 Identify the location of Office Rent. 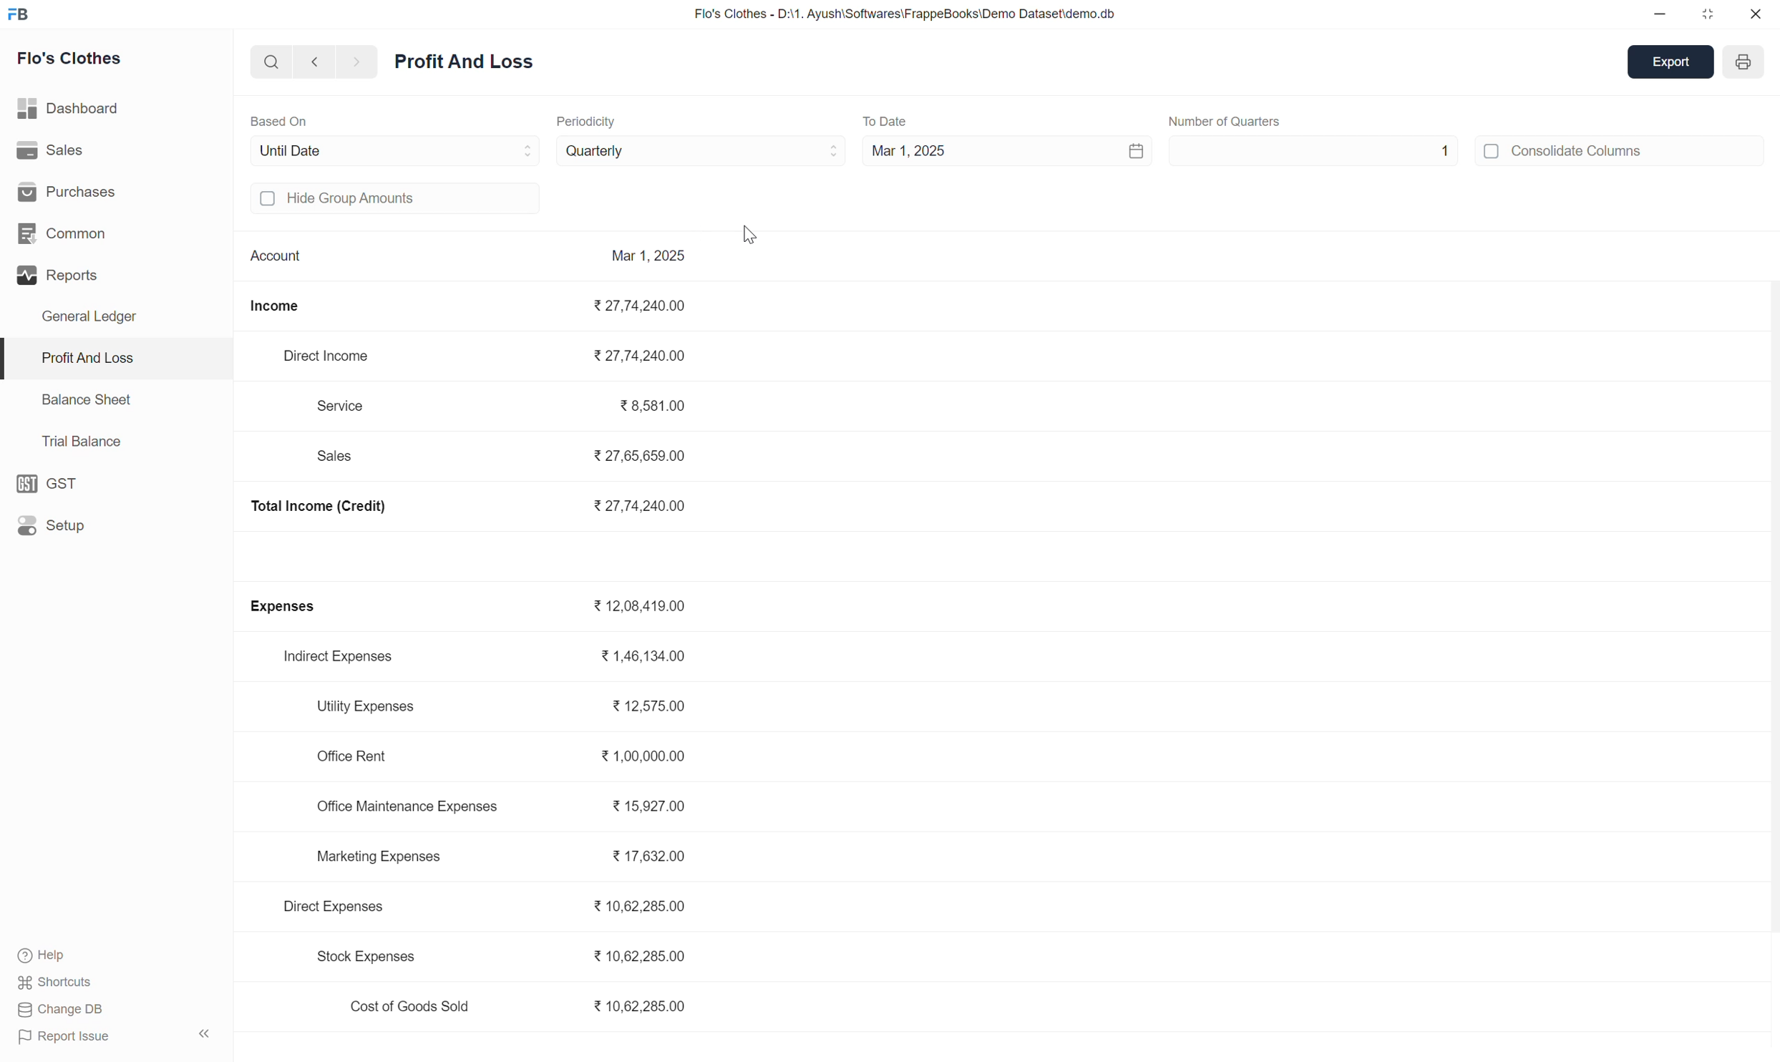
(356, 756).